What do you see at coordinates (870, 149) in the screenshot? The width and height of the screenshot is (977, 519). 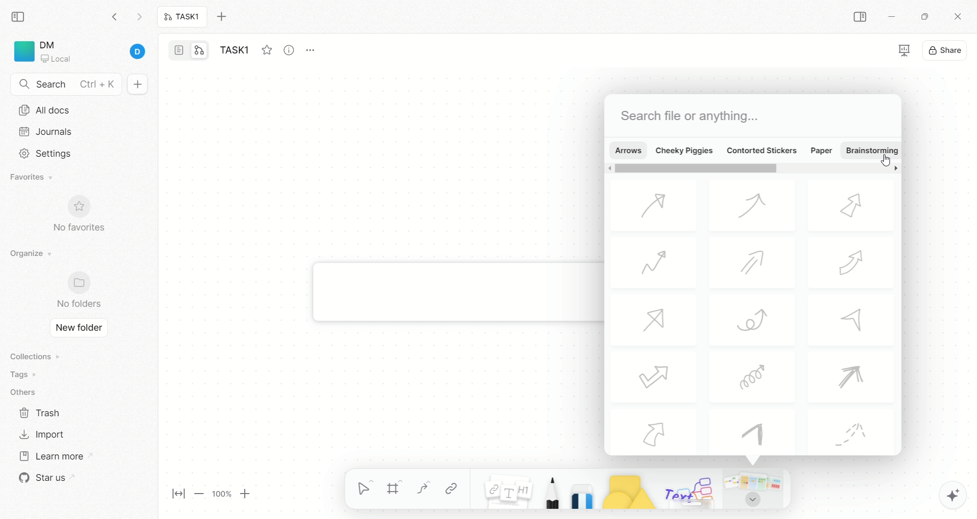 I see `brainstorming` at bounding box center [870, 149].